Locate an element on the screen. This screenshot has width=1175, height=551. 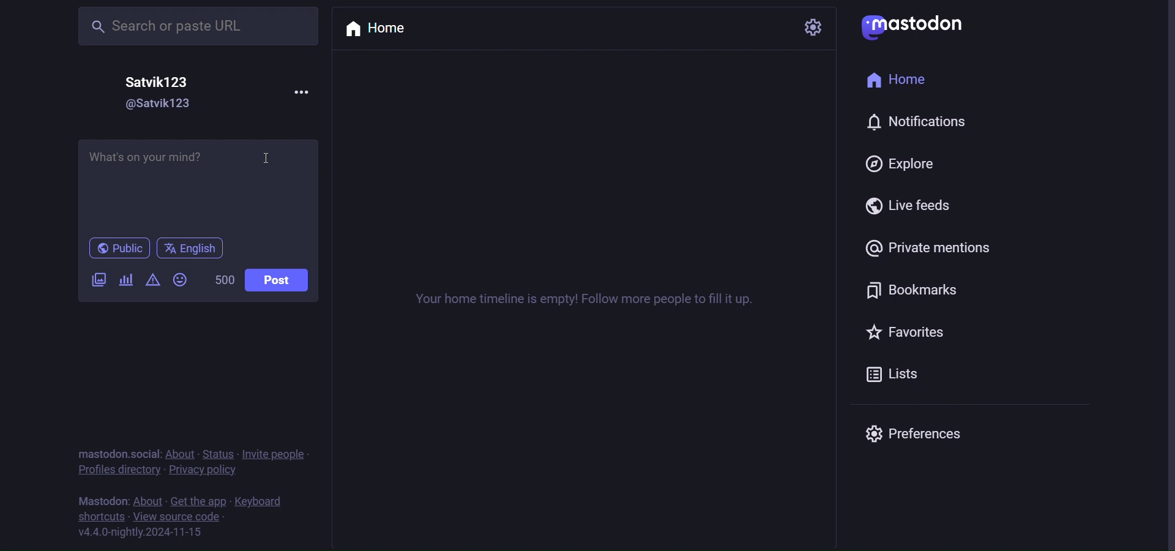
search is located at coordinates (183, 26).